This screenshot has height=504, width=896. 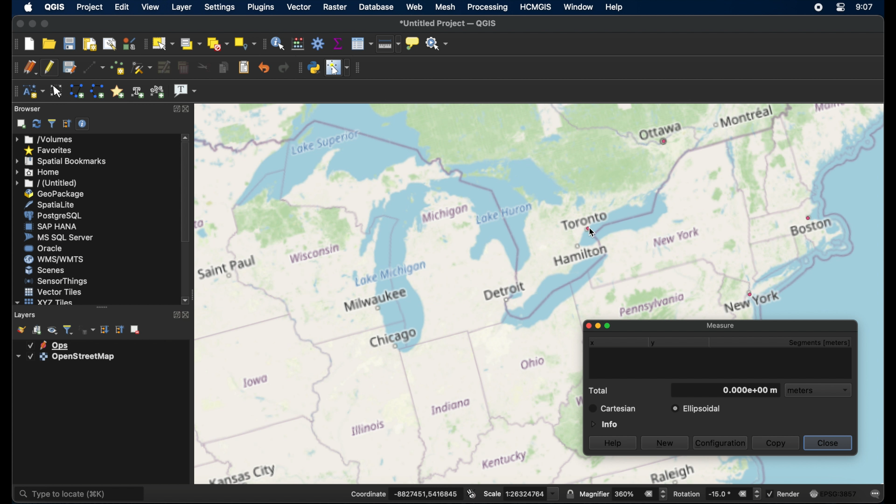 What do you see at coordinates (697, 409) in the screenshot?
I see `ellipsoidal` at bounding box center [697, 409].